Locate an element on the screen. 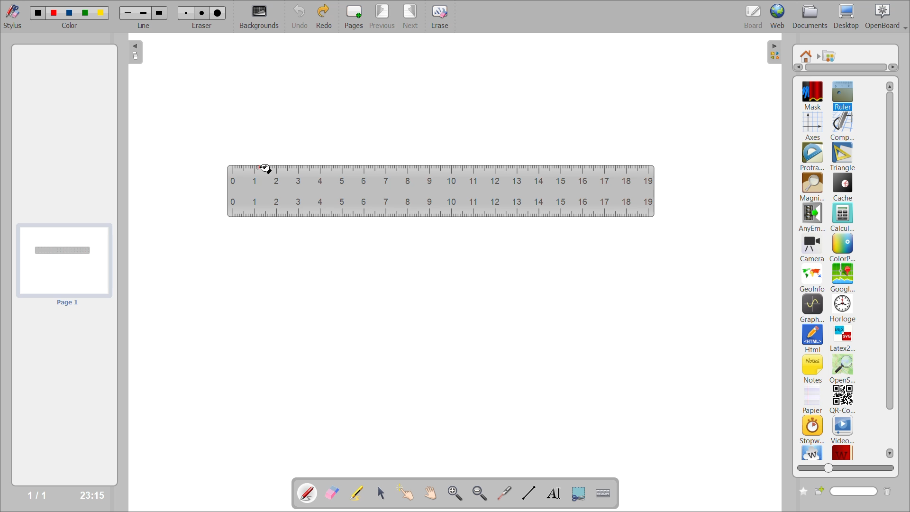  mouse down is located at coordinates (264, 168).